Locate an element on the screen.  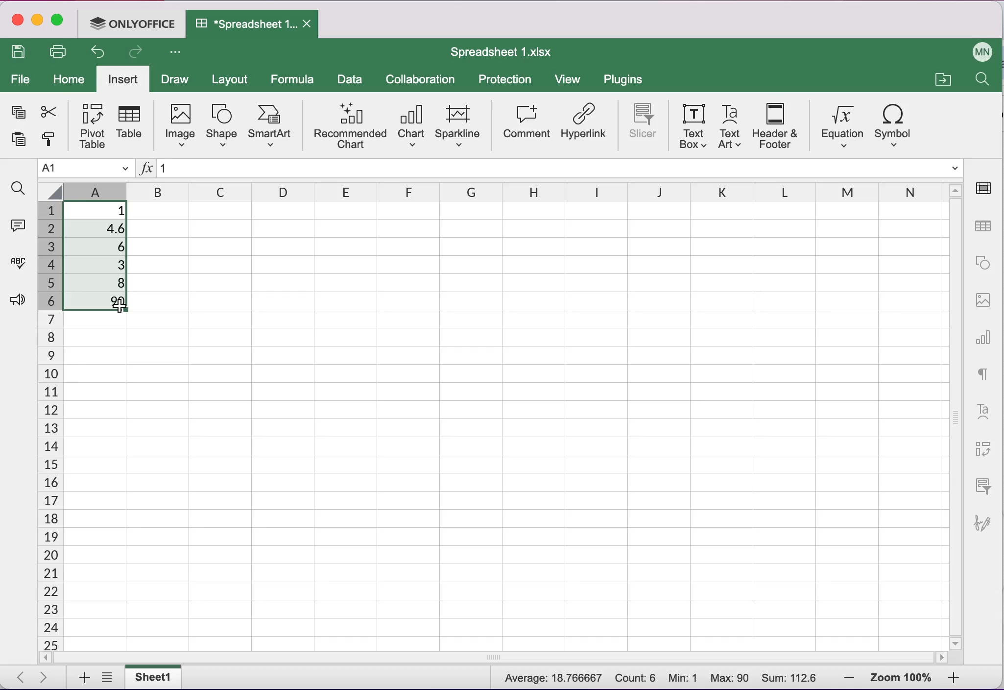
8 is located at coordinates (102, 282).